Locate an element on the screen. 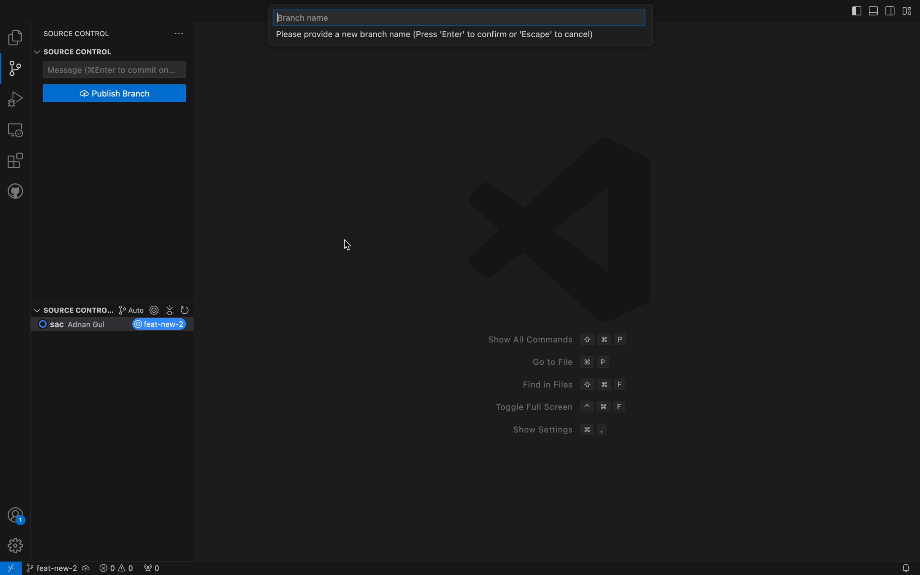  Command is located at coordinates (587, 429).